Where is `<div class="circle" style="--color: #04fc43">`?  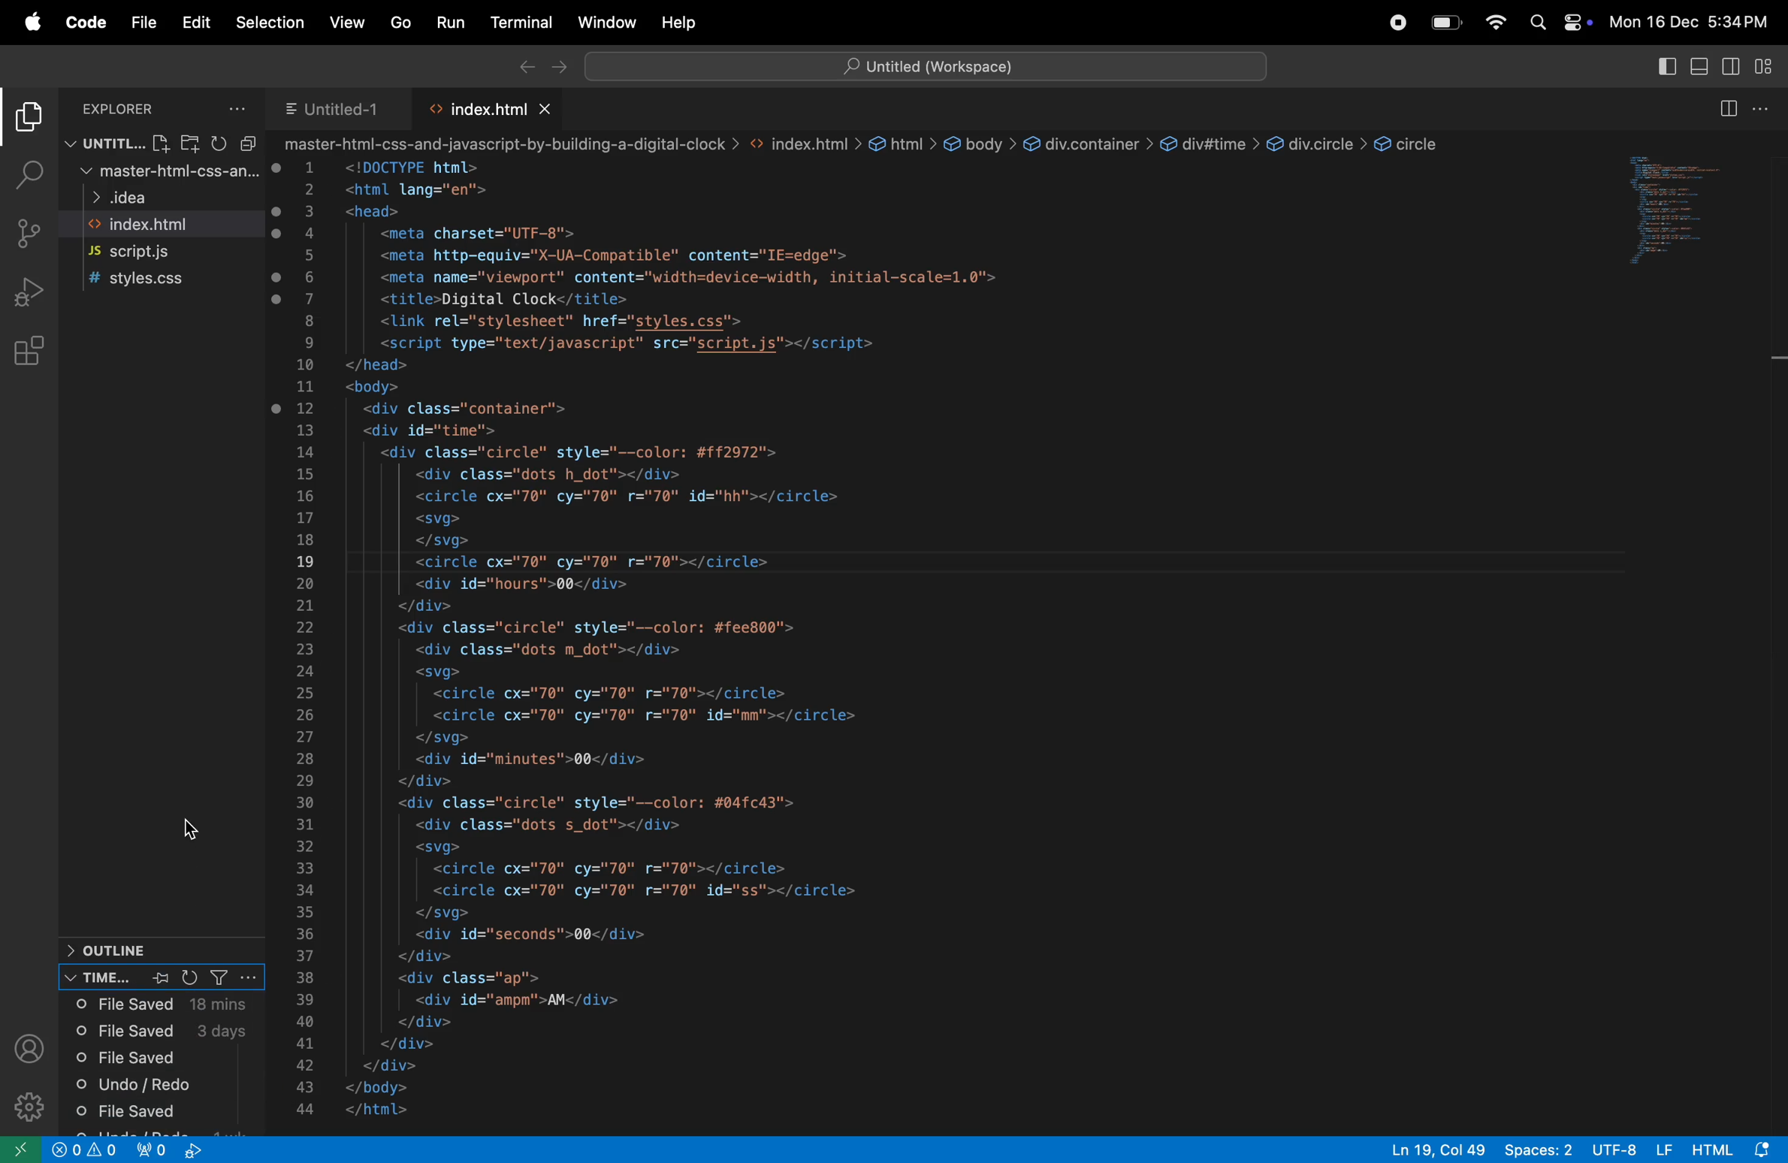 <div class="circle" style="--color: #04fc43"> is located at coordinates (605, 802).